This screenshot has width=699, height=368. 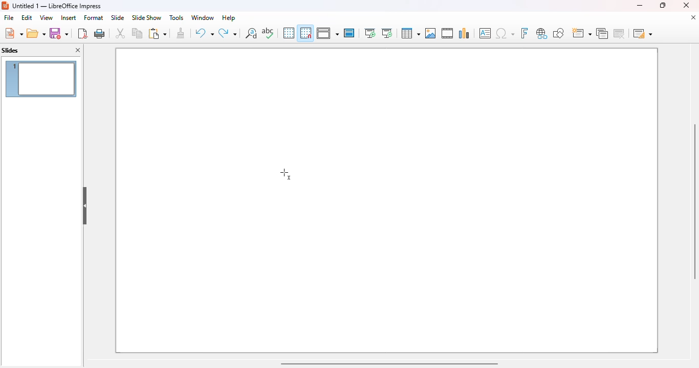 I want to click on close document, so click(x=693, y=17).